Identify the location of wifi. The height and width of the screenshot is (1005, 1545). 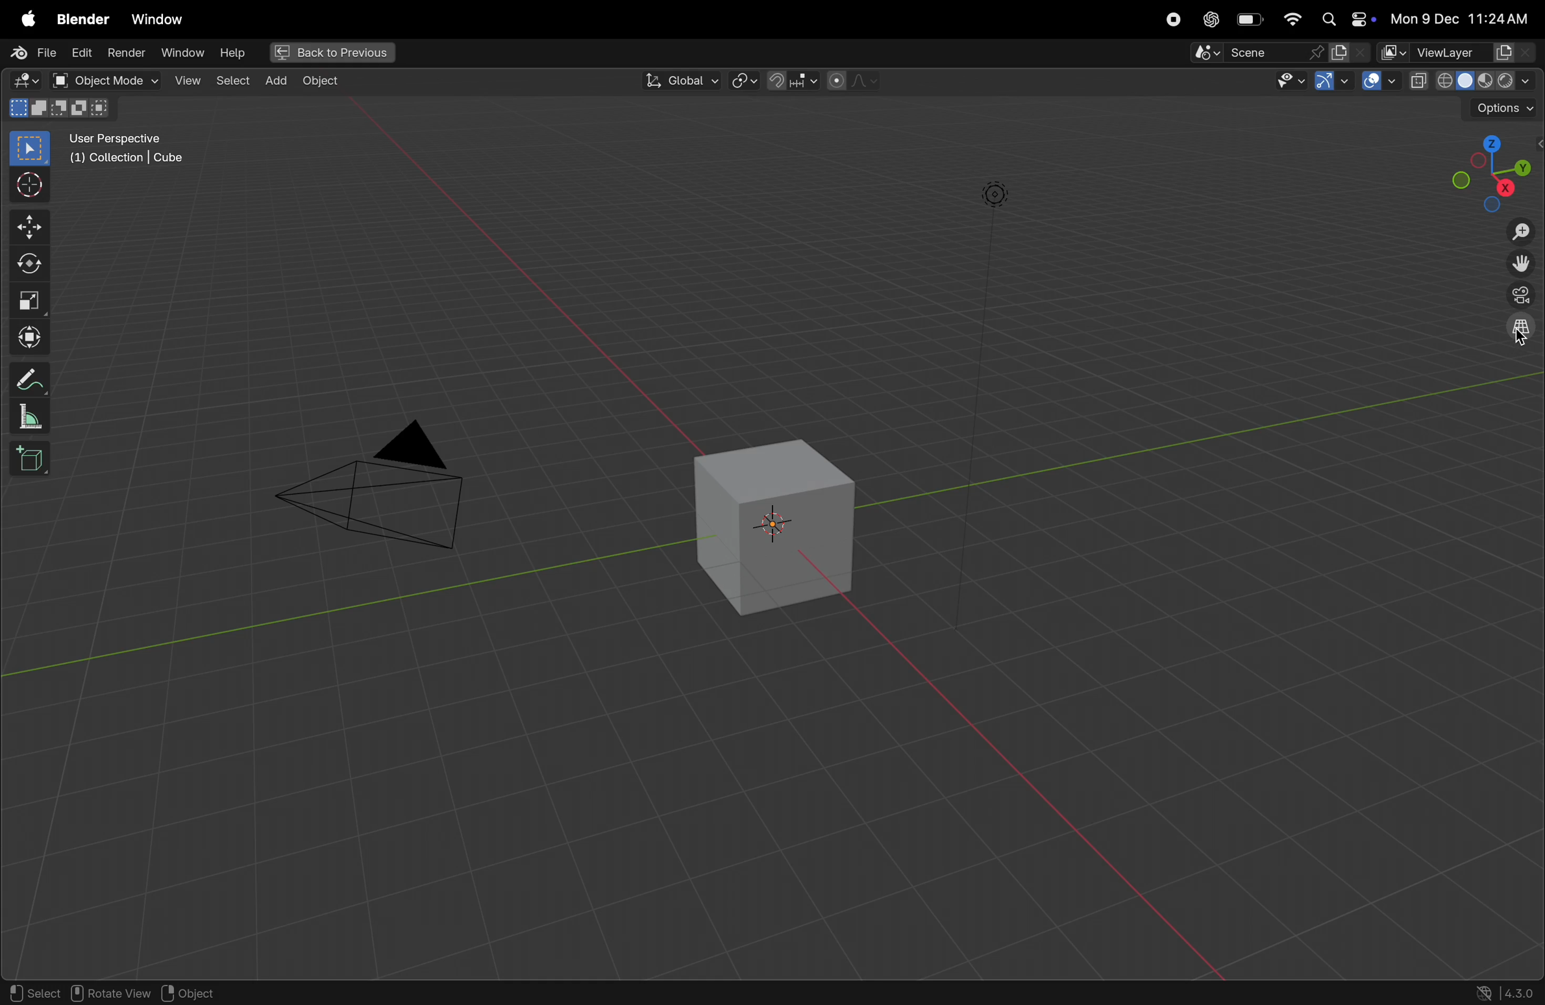
(1292, 18).